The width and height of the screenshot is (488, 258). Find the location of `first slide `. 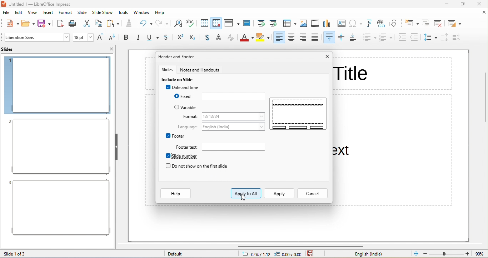

first slide  is located at coordinates (261, 22).